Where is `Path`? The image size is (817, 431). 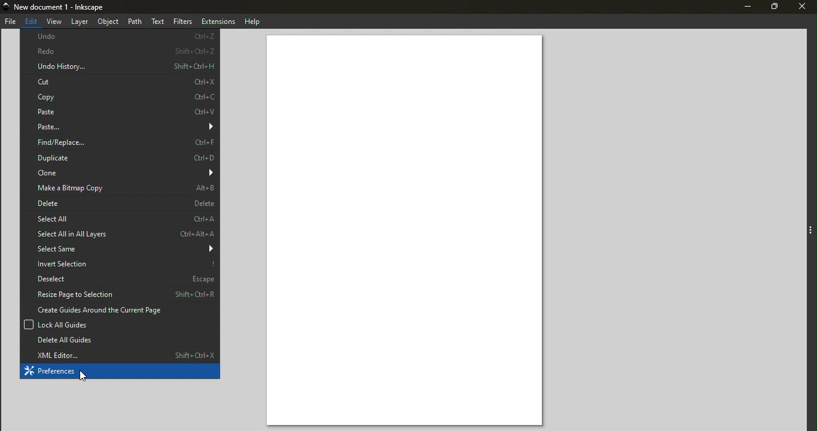
Path is located at coordinates (137, 20).